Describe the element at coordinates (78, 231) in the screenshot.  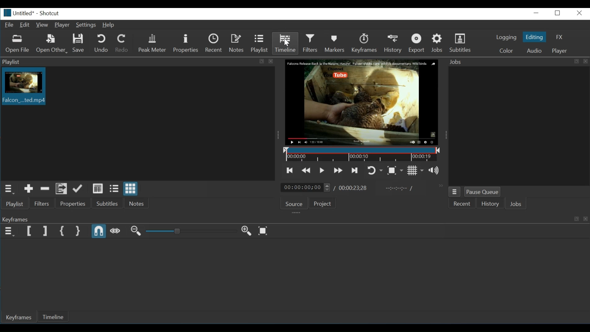
I see `Set Second Simple Keyframe` at that location.